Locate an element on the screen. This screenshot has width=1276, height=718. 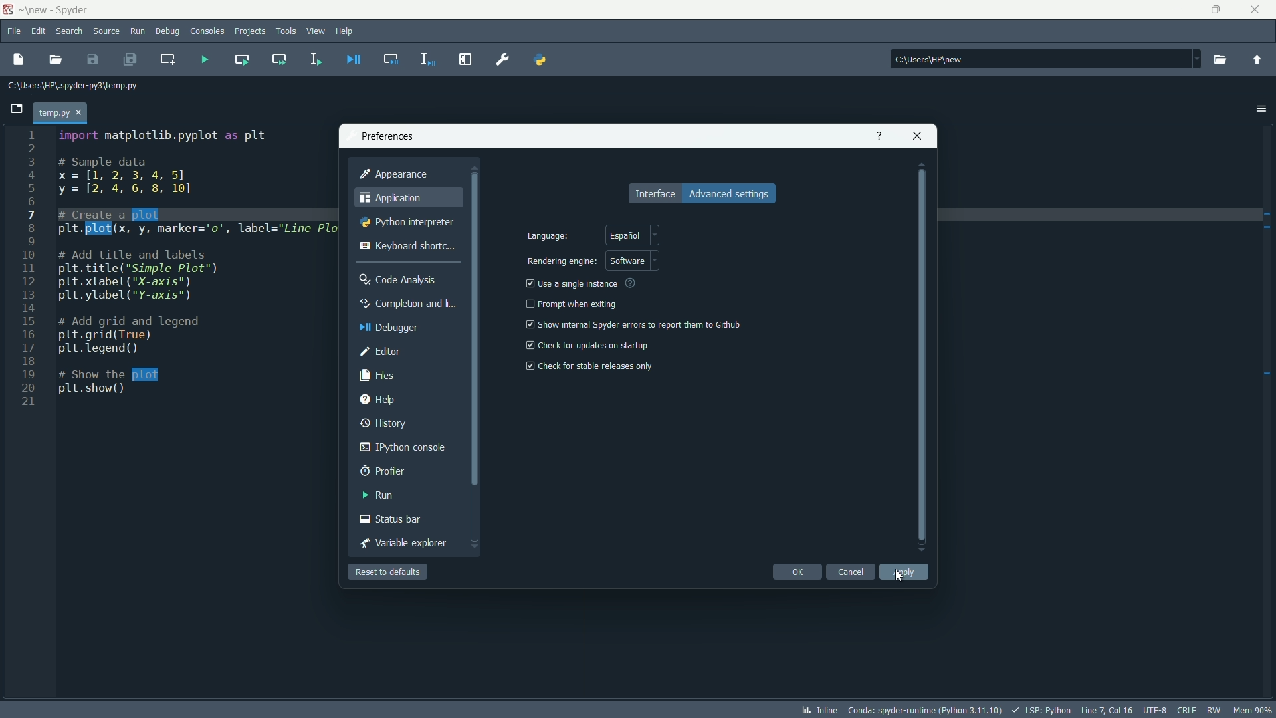
app name is located at coordinates (72, 11).